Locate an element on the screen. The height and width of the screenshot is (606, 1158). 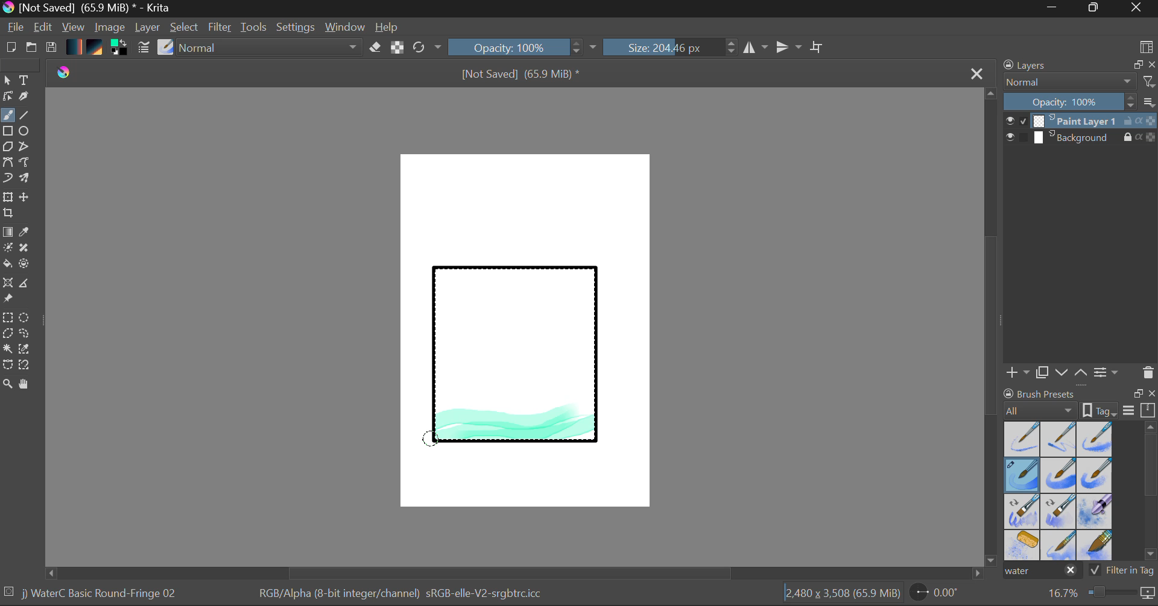
Image is located at coordinates (111, 28).